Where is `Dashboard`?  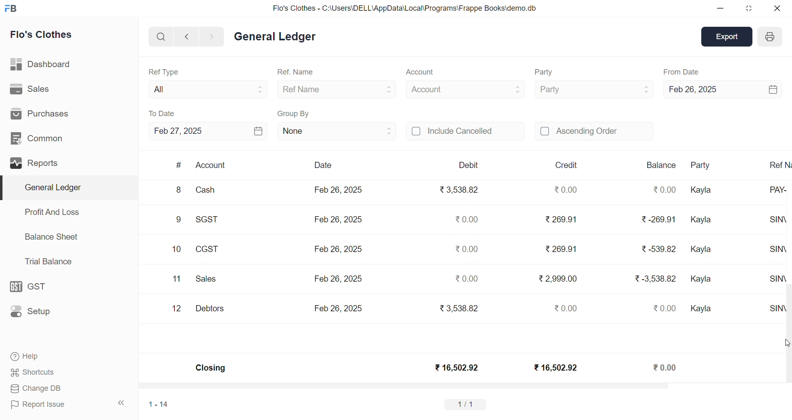 Dashboard is located at coordinates (39, 63).